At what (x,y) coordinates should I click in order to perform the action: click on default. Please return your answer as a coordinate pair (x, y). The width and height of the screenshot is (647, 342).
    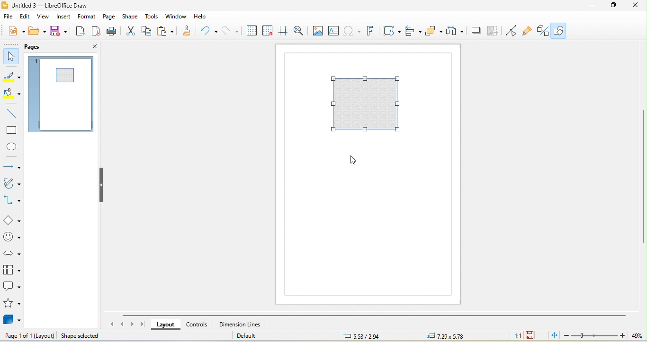
    Looking at the image, I should click on (260, 336).